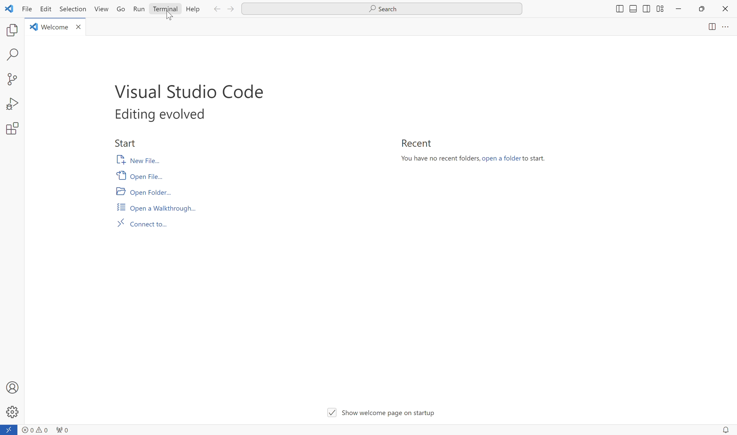  I want to click on Editing evolved, so click(159, 115).